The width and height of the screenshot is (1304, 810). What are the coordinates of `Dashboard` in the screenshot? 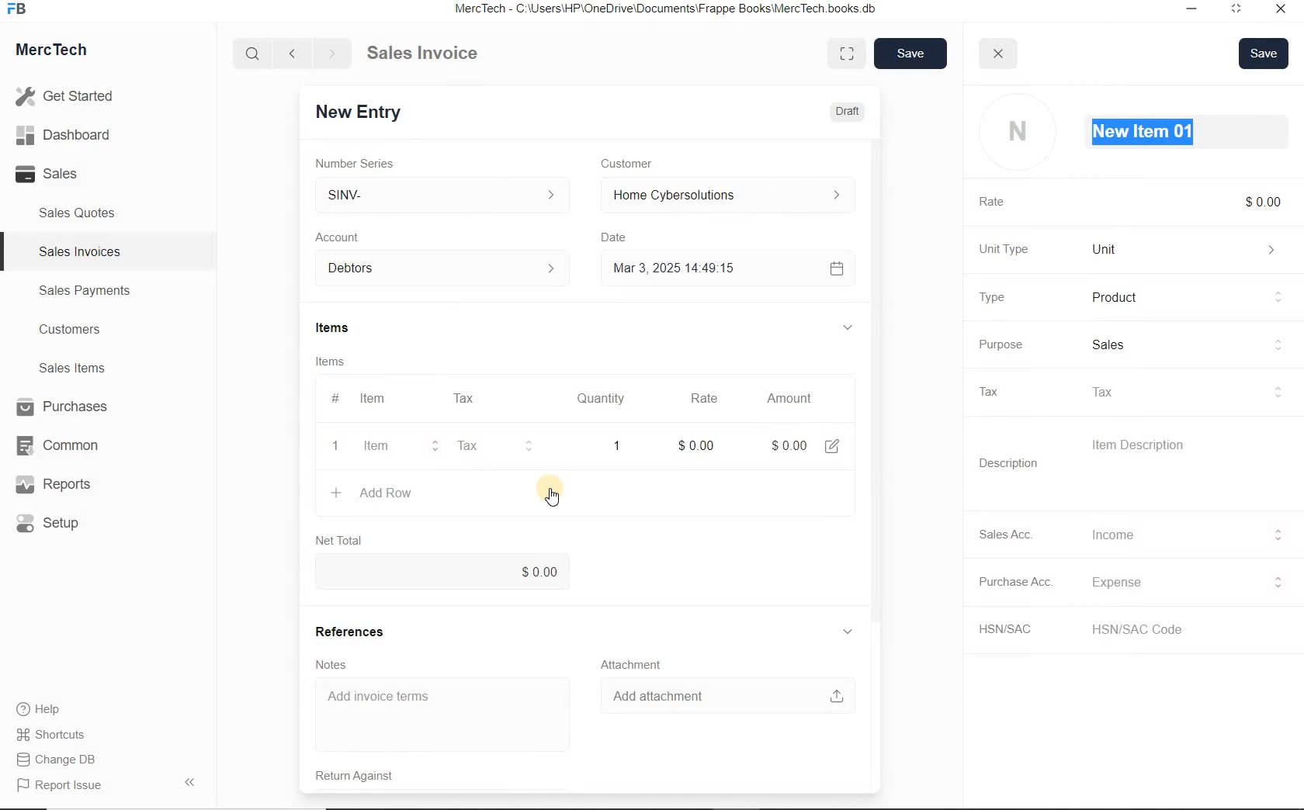 It's located at (71, 136).